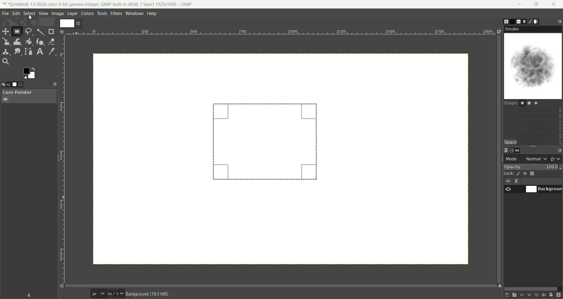 This screenshot has height=299, width=563. What do you see at coordinates (6, 14) in the screenshot?
I see `file` at bounding box center [6, 14].